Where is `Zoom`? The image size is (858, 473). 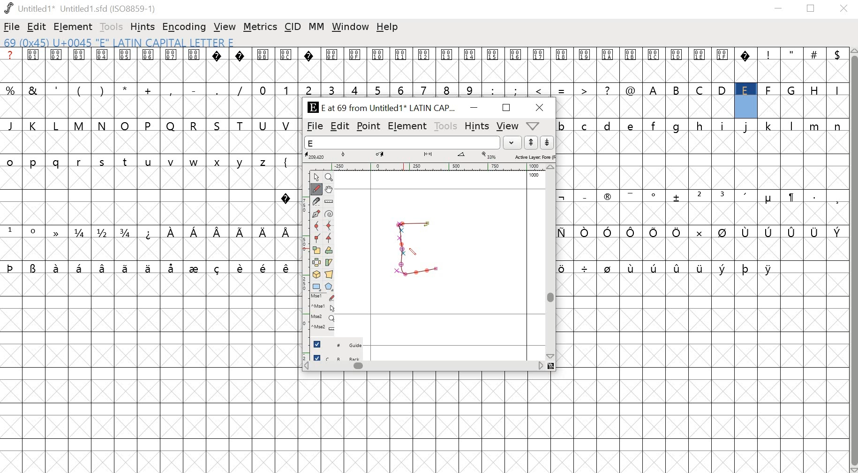
Zoom is located at coordinates (329, 177).